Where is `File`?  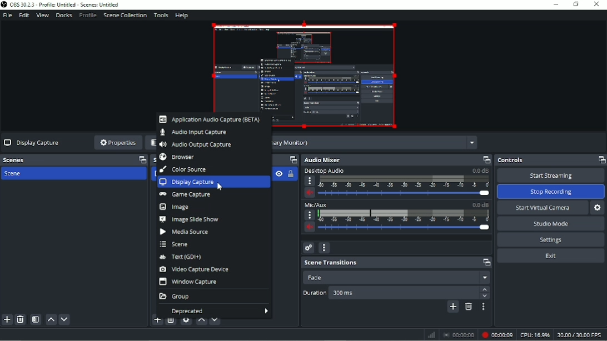
File is located at coordinates (8, 16).